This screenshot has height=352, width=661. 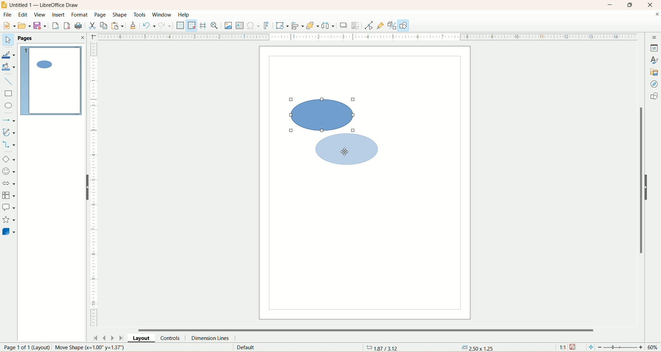 I want to click on export, so click(x=56, y=24).